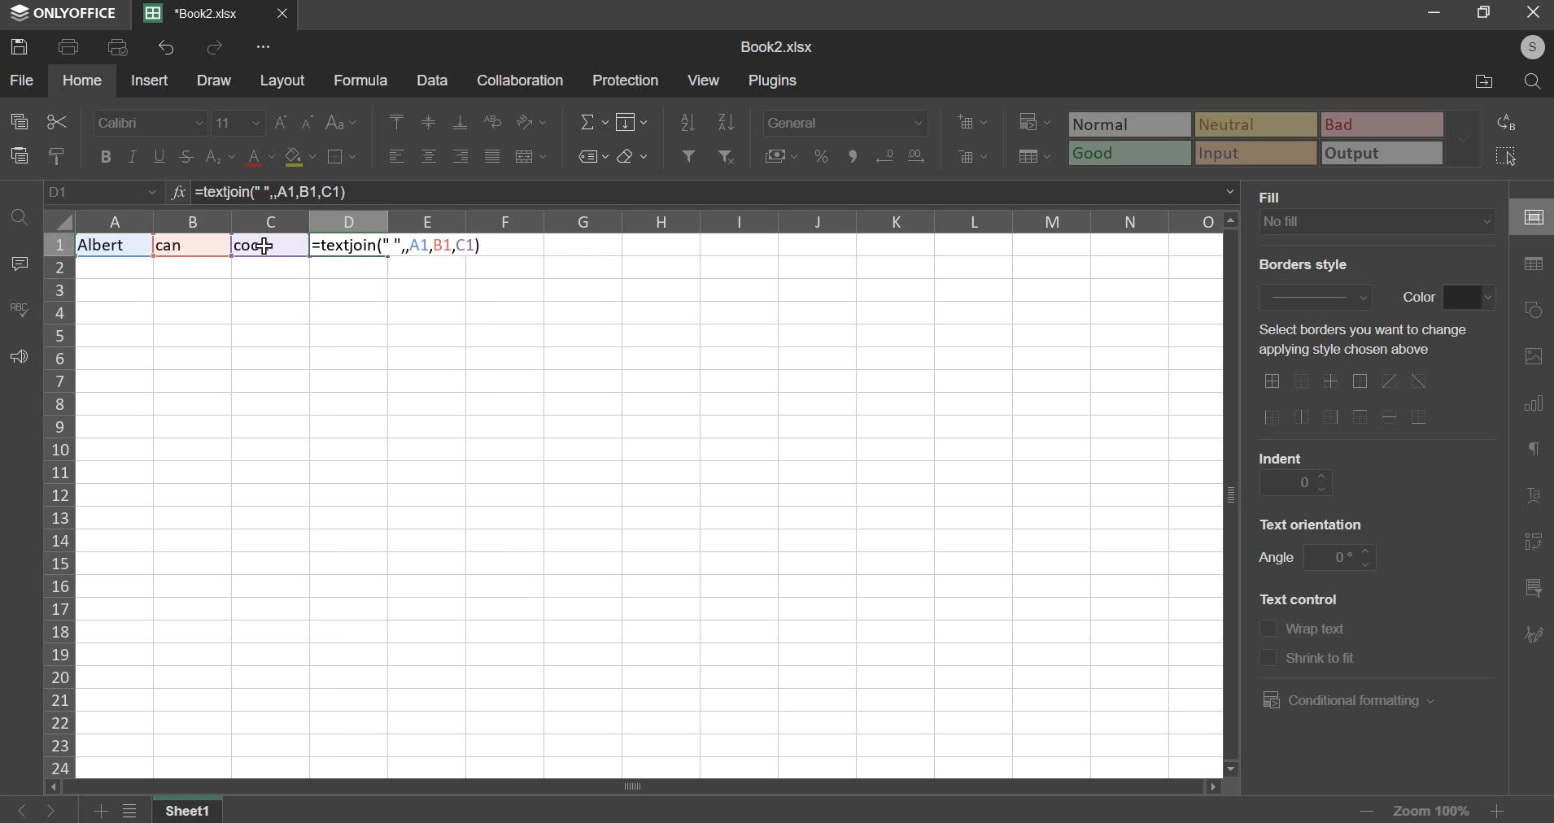  Describe the element at coordinates (973, 156) in the screenshot. I see `delete cells` at that location.